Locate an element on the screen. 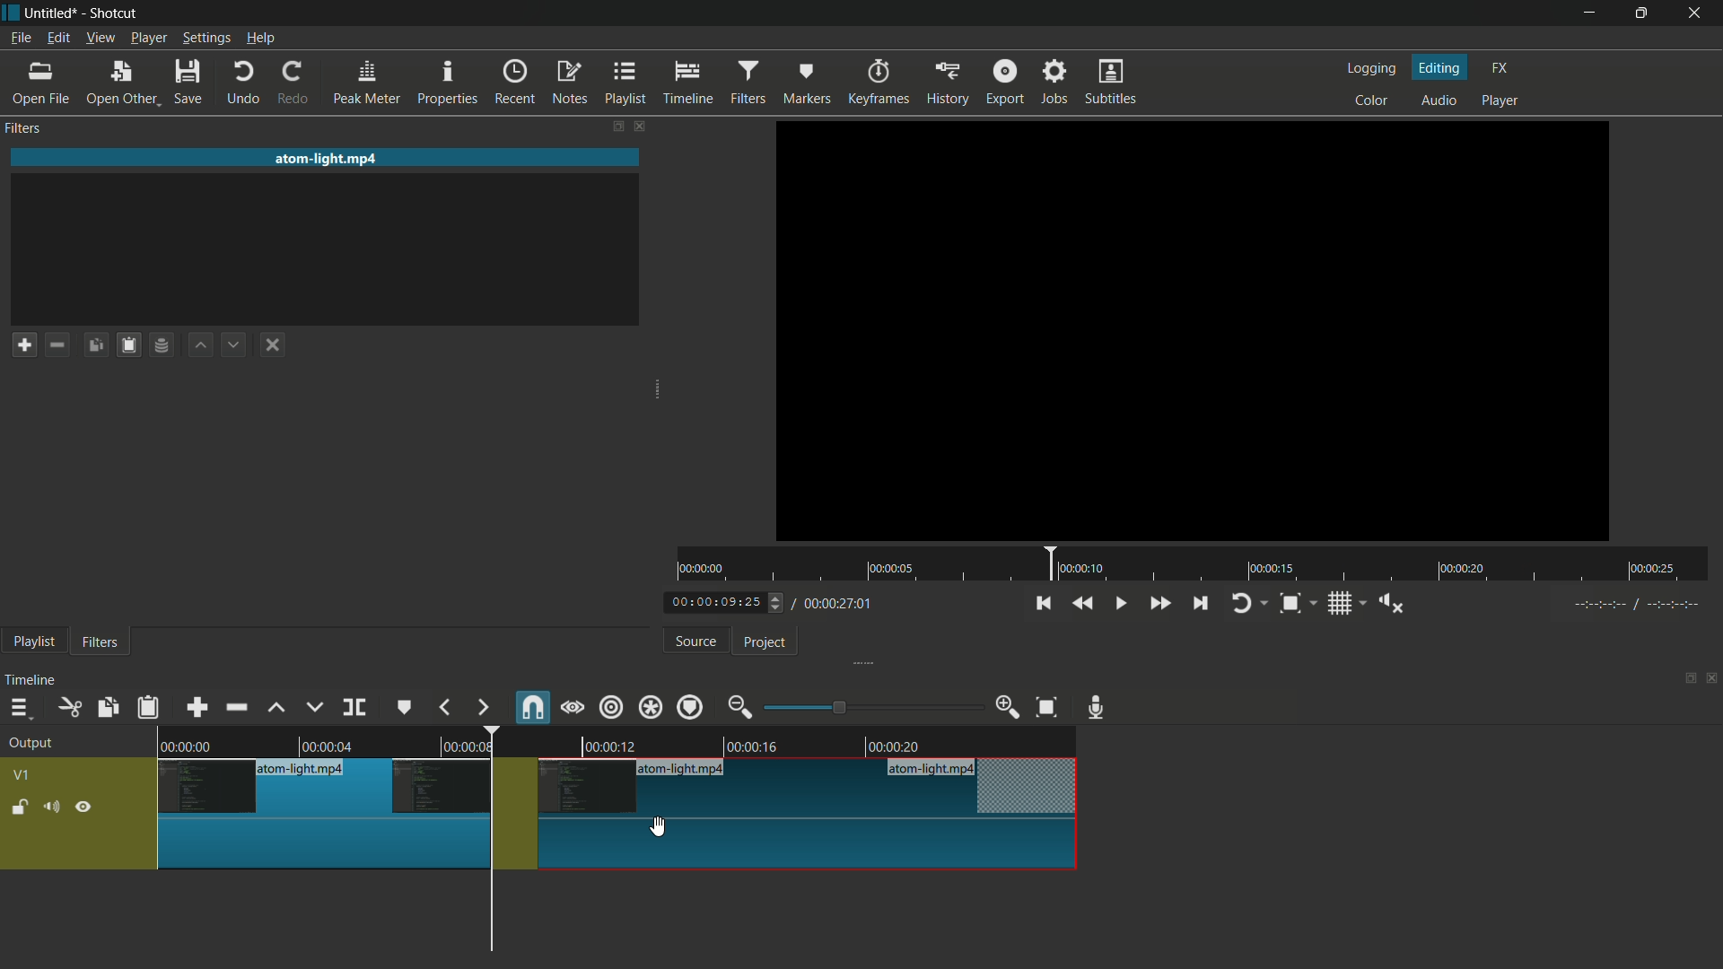 Image resolution: width=1723 pixels, height=969 pixels. zoom in is located at coordinates (1009, 707).